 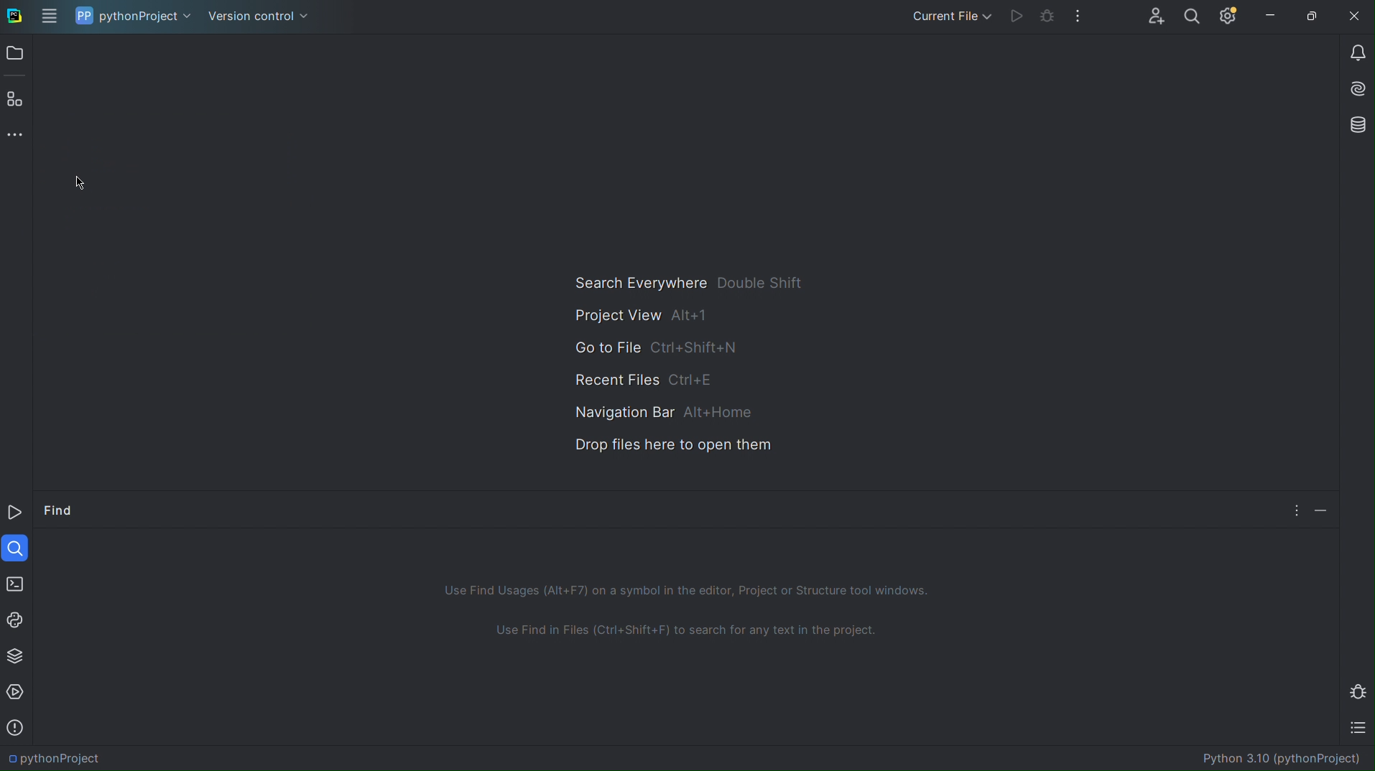 I want to click on Structure, so click(x=14, y=98).